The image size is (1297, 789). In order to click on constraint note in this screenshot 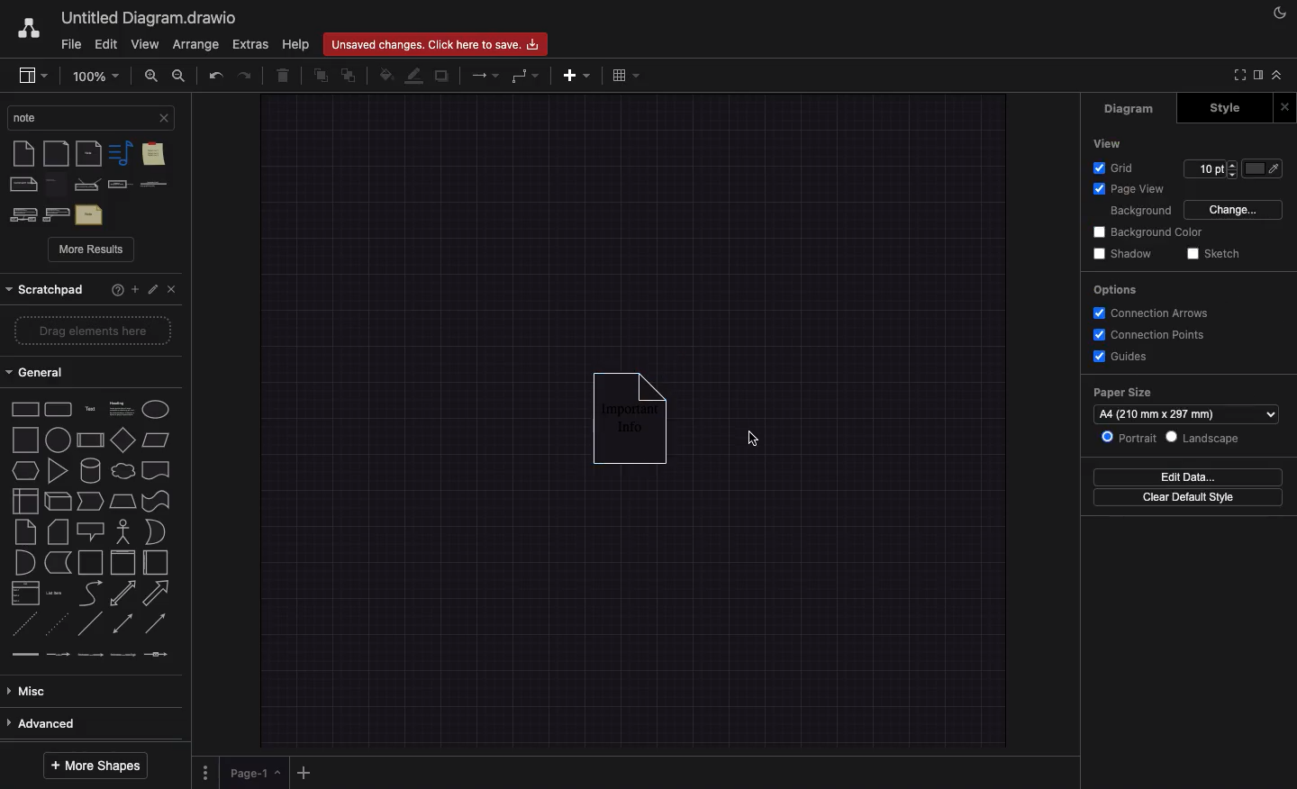, I will do `click(88, 185)`.